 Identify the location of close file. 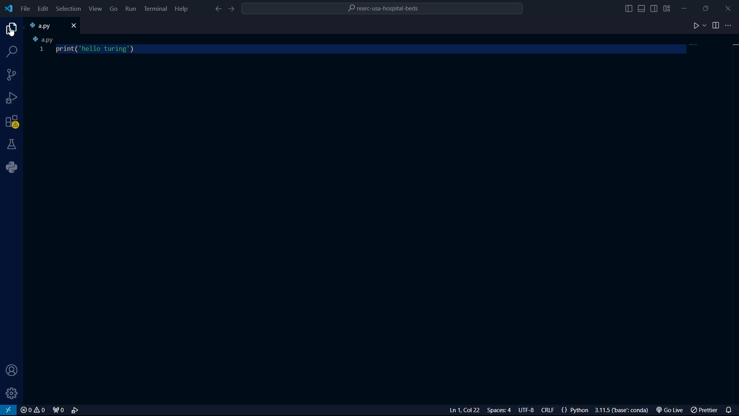
(73, 25).